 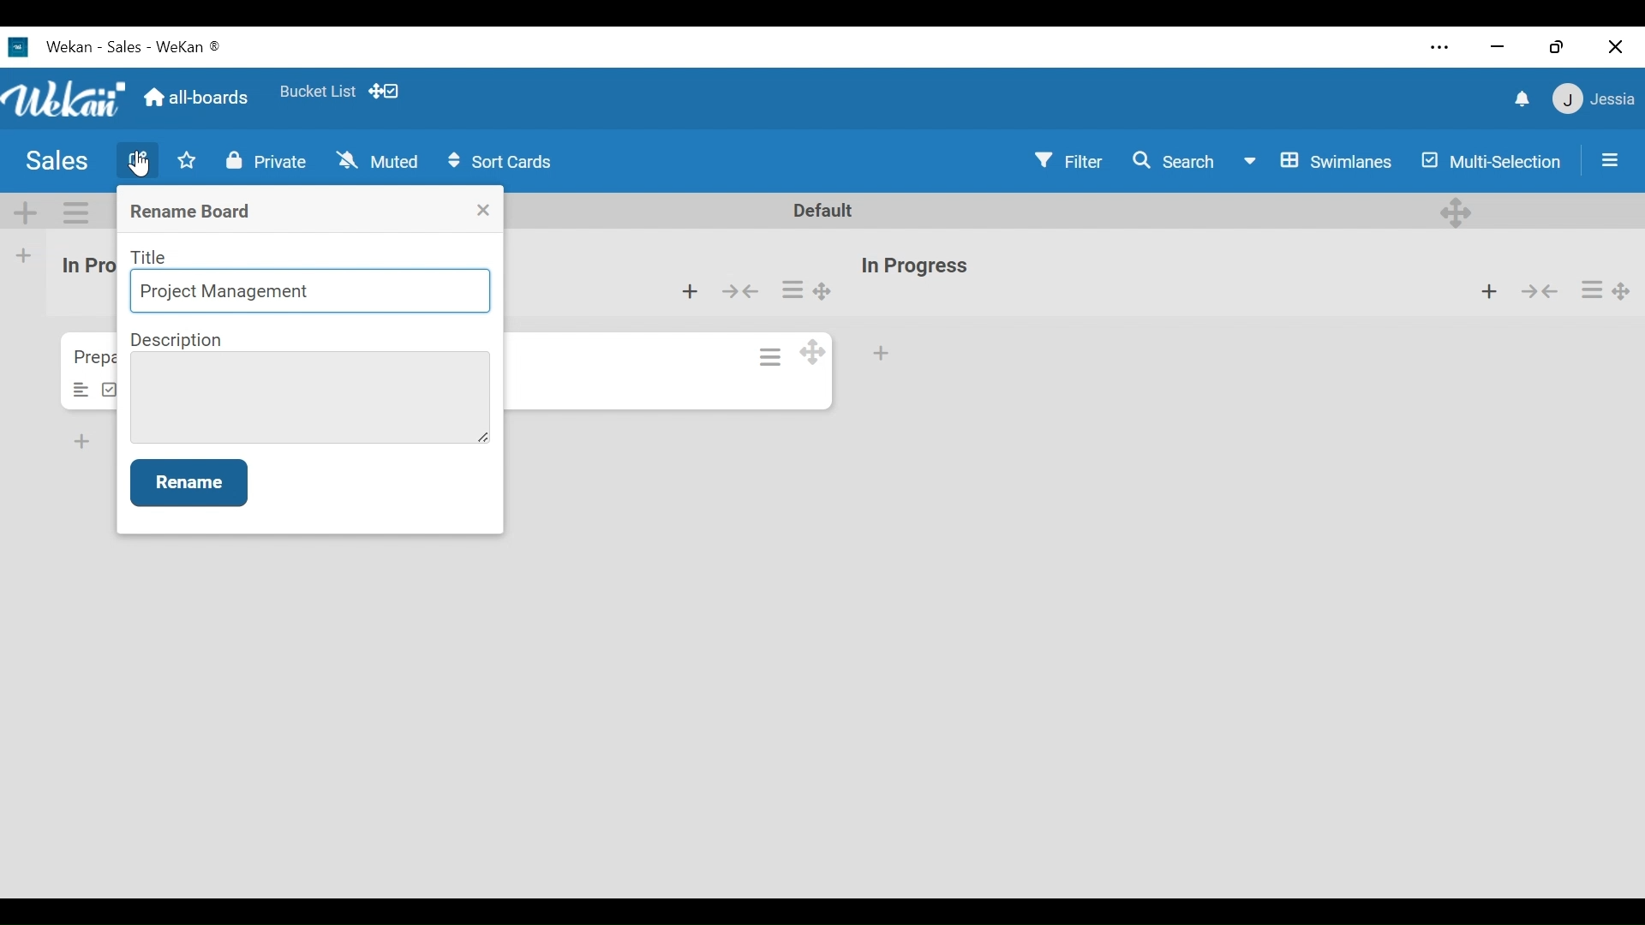 What do you see at coordinates (188, 482) in the screenshot?
I see `Rename` at bounding box center [188, 482].